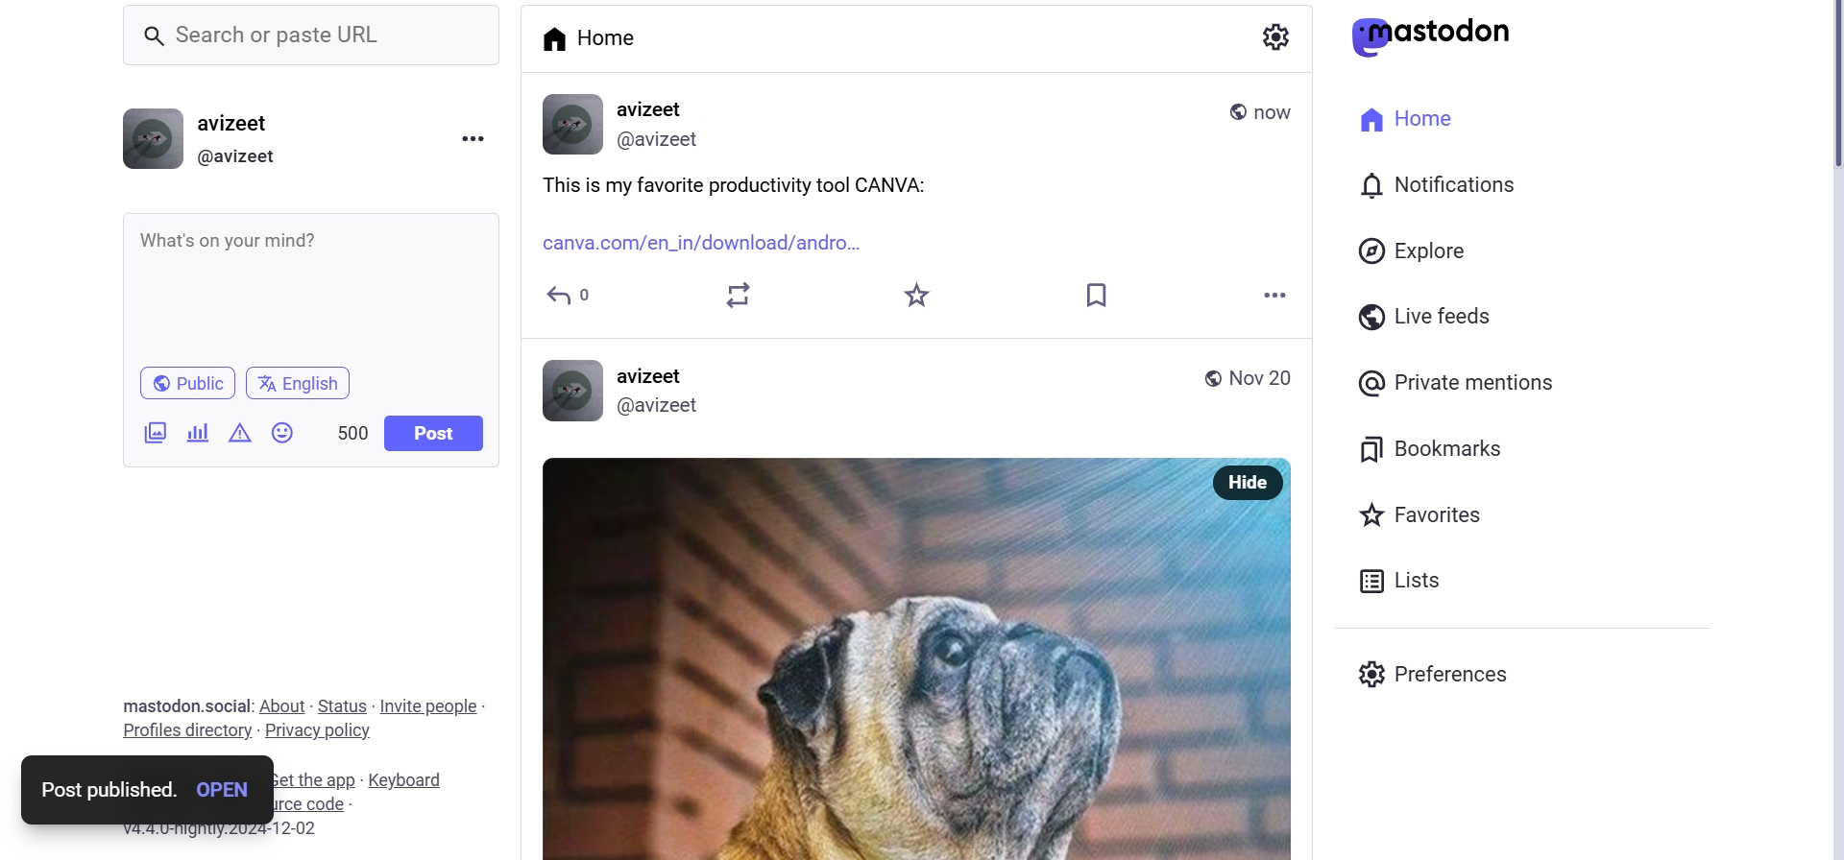 Image resolution: width=1844 pixels, height=860 pixels. I want to click on bookmark, so click(1111, 295).